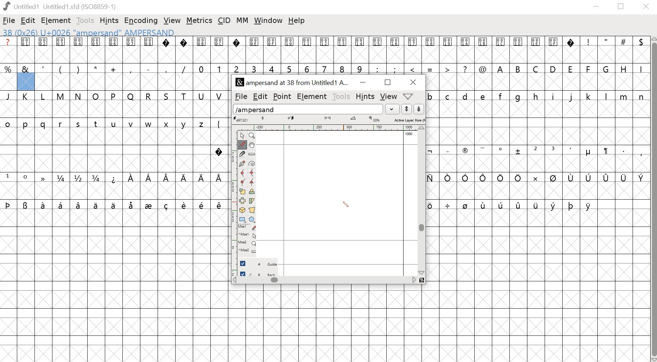  What do you see at coordinates (184, 50) in the screenshot?
I see `?` at bounding box center [184, 50].